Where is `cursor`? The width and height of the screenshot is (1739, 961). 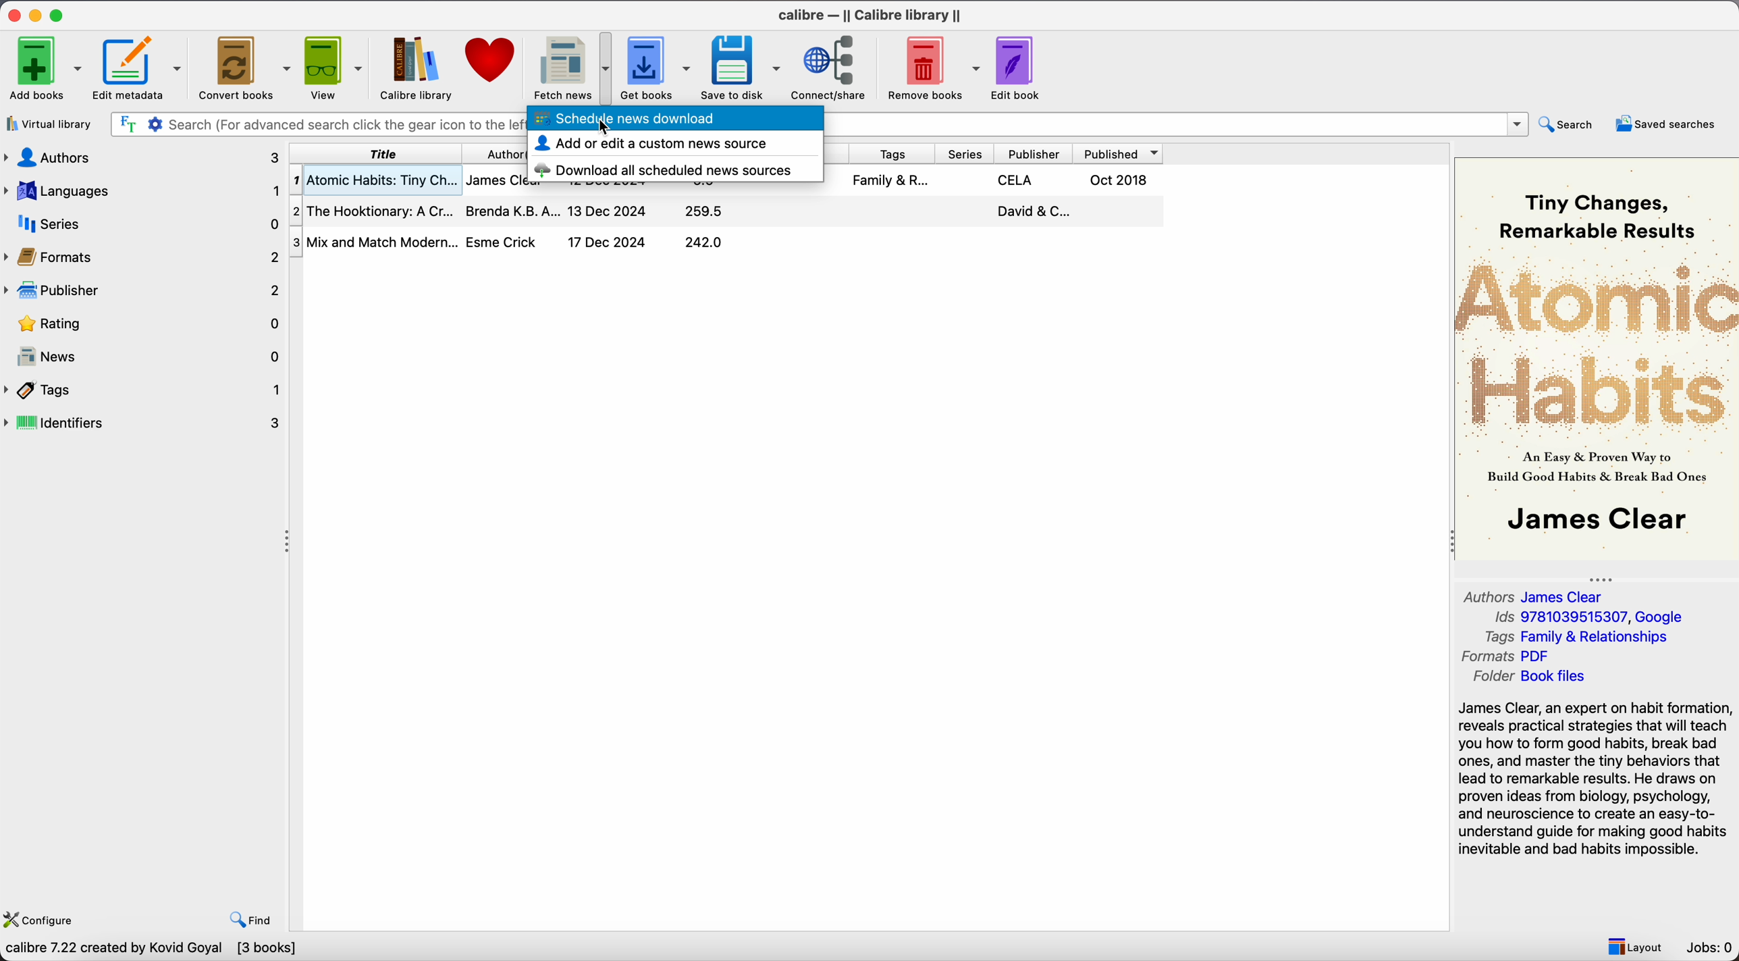
cursor is located at coordinates (604, 128).